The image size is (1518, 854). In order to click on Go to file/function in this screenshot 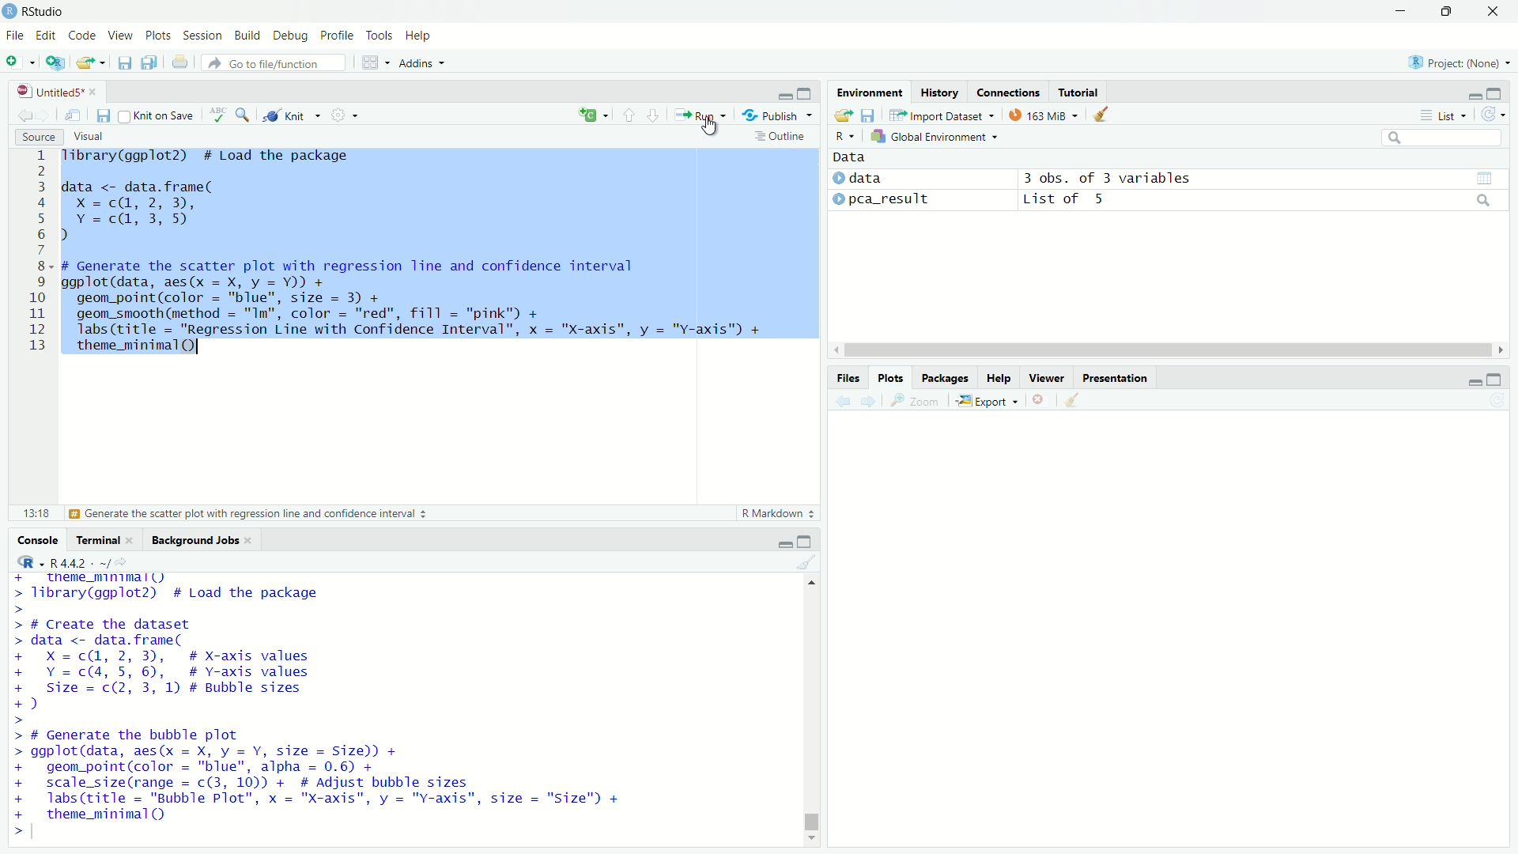, I will do `click(274, 63)`.